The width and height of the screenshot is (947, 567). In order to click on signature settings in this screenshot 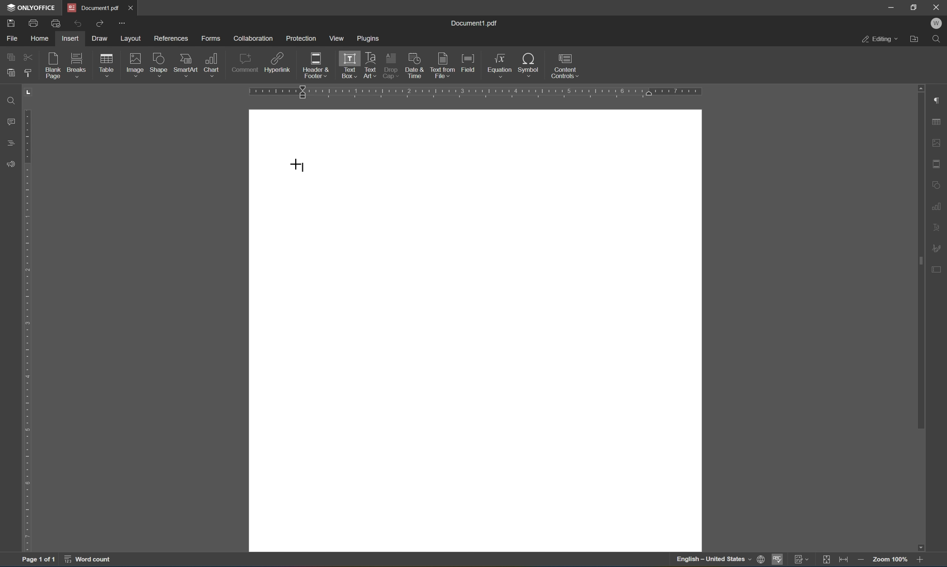, I will do `click(936, 248)`.